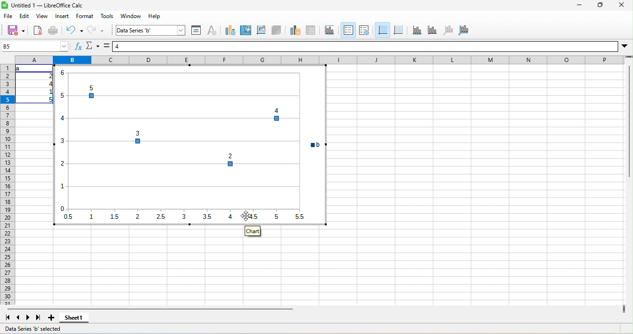 This screenshot has height=334, width=633. What do you see at coordinates (246, 216) in the screenshot?
I see `cursor` at bounding box center [246, 216].